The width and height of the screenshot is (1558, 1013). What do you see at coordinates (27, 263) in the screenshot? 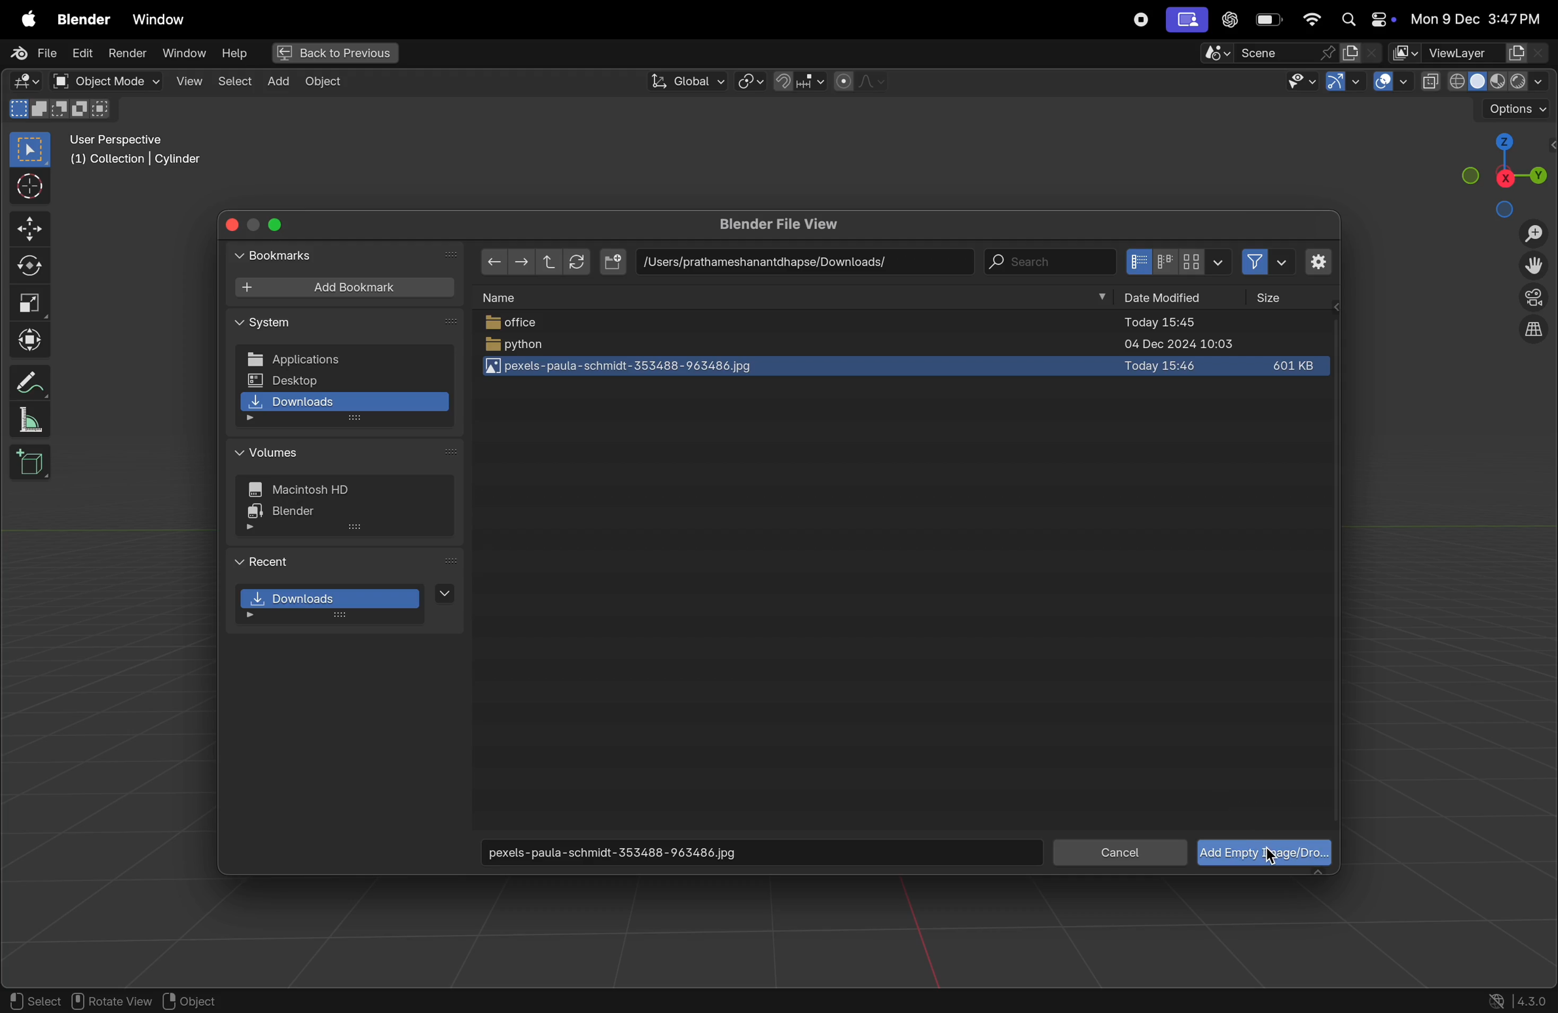
I see `rotate` at bounding box center [27, 263].